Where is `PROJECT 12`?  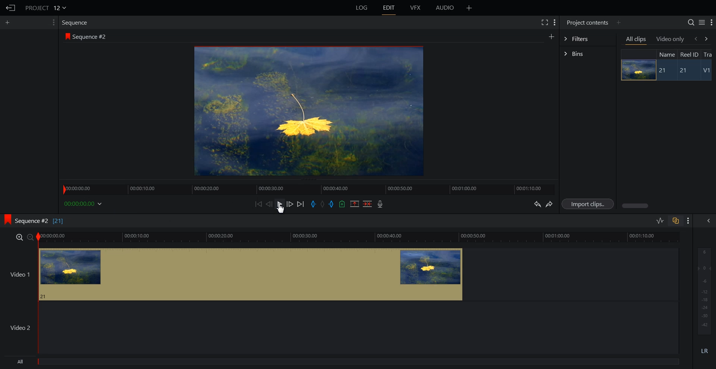 PROJECT 12 is located at coordinates (46, 7).